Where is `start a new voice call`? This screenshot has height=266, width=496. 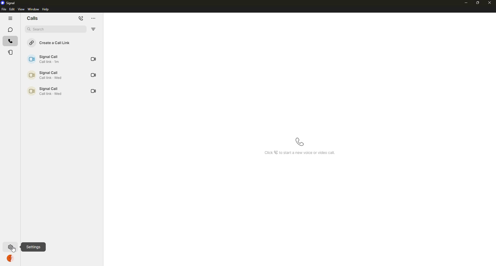
start a new voice call is located at coordinates (300, 142).